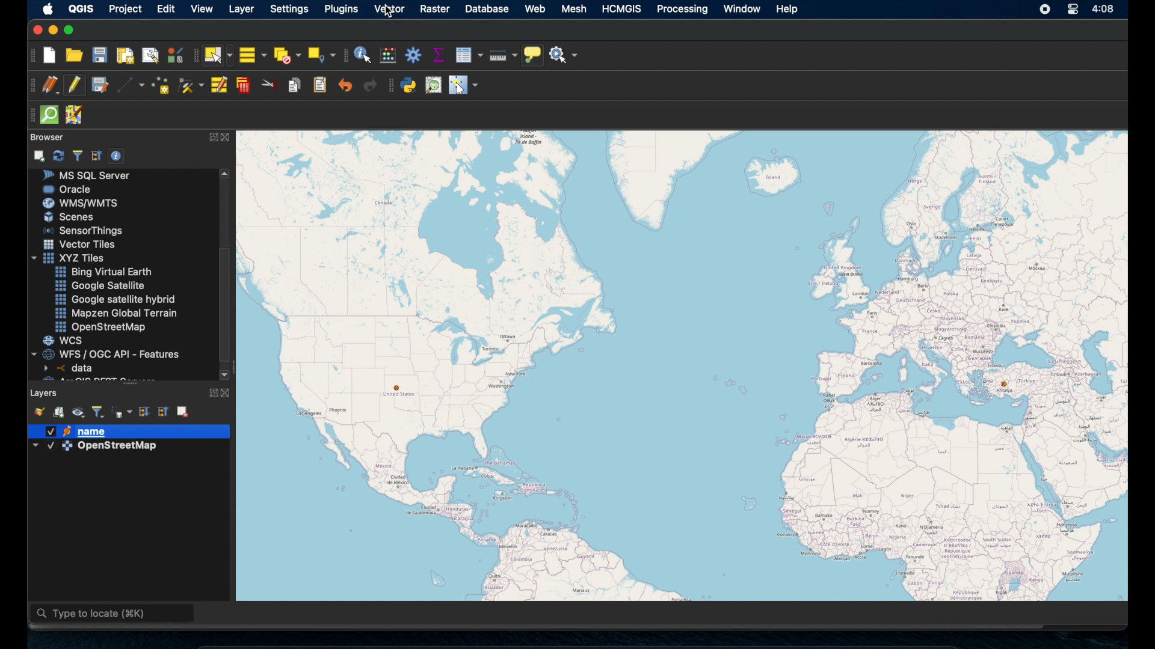  What do you see at coordinates (79, 413) in the screenshot?
I see `manage map. themes` at bounding box center [79, 413].